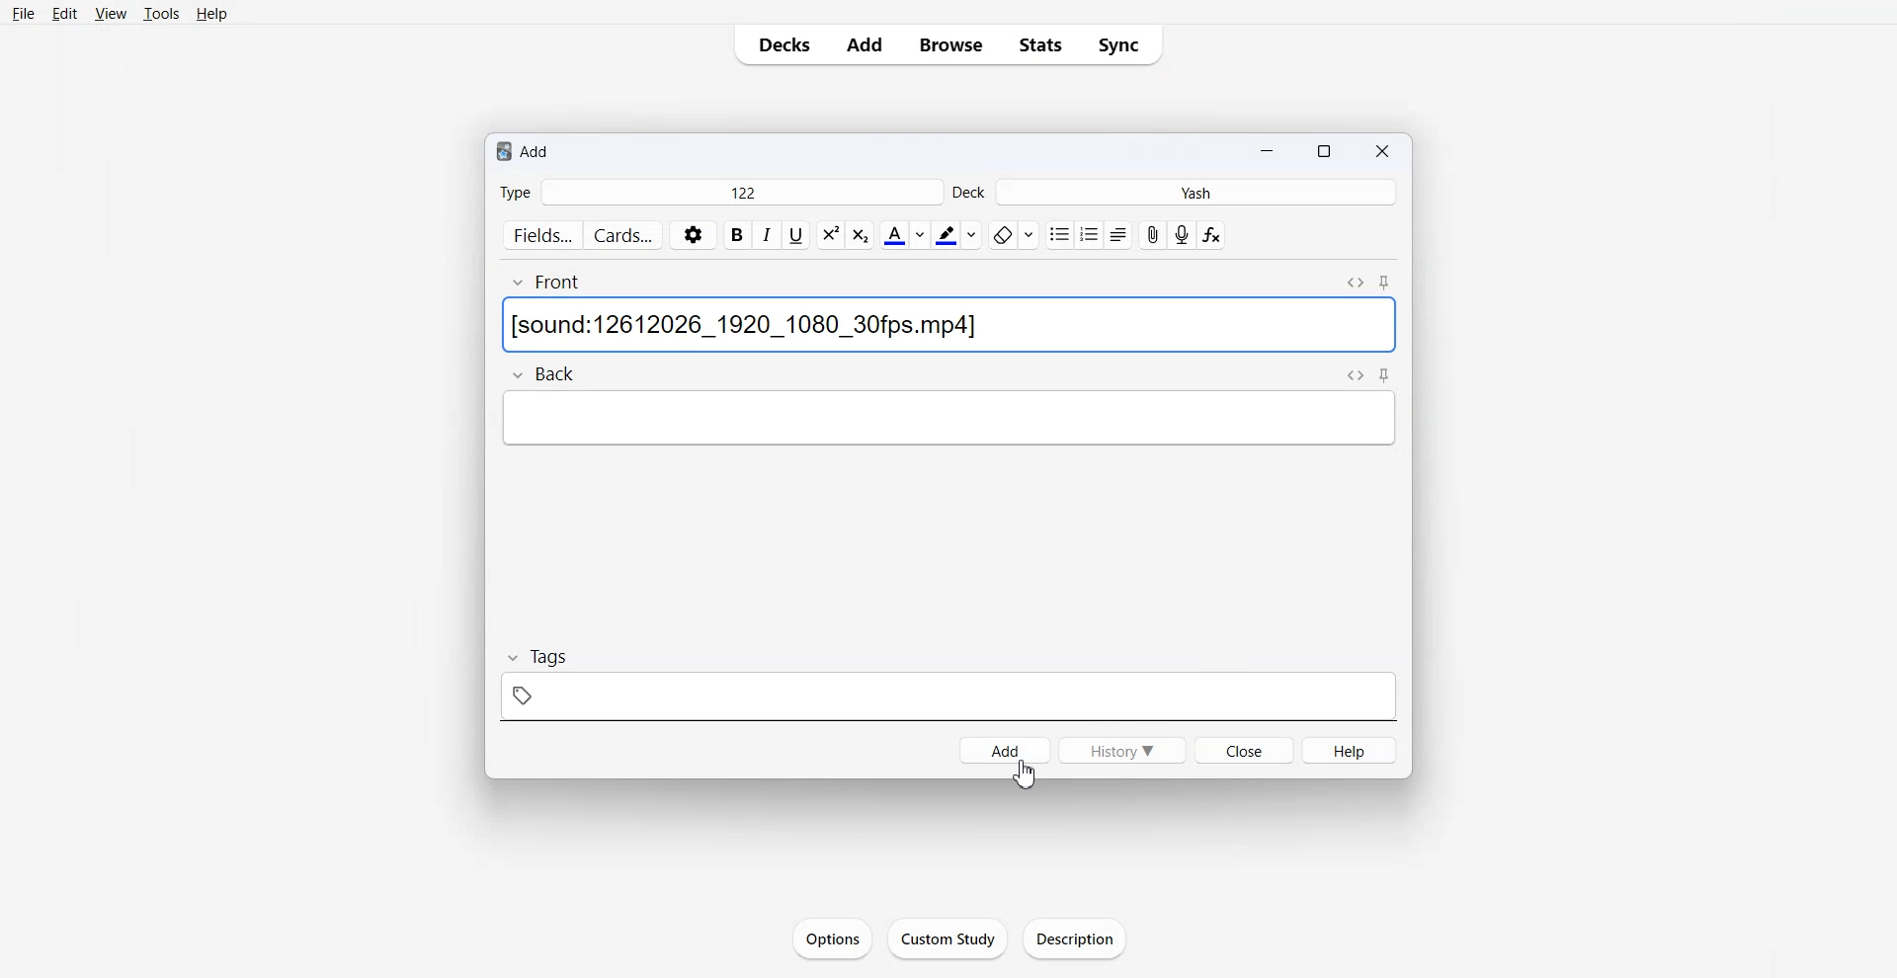 This screenshot has height=978, width=1897. What do you see at coordinates (1356, 284) in the screenshot?
I see `Toggle HTML` at bounding box center [1356, 284].